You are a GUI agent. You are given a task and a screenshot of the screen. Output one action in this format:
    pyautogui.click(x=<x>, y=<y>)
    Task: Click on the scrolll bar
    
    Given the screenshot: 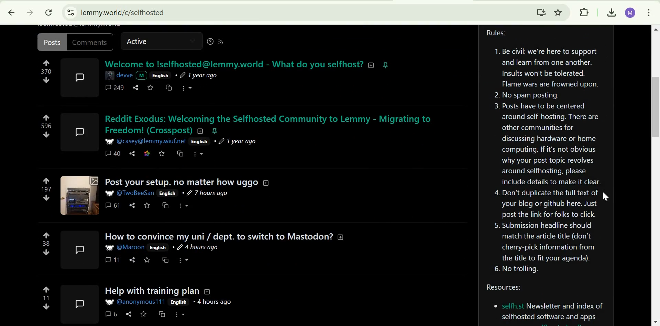 What is the action you would take?
    pyautogui.click(x=656, y=107)
    